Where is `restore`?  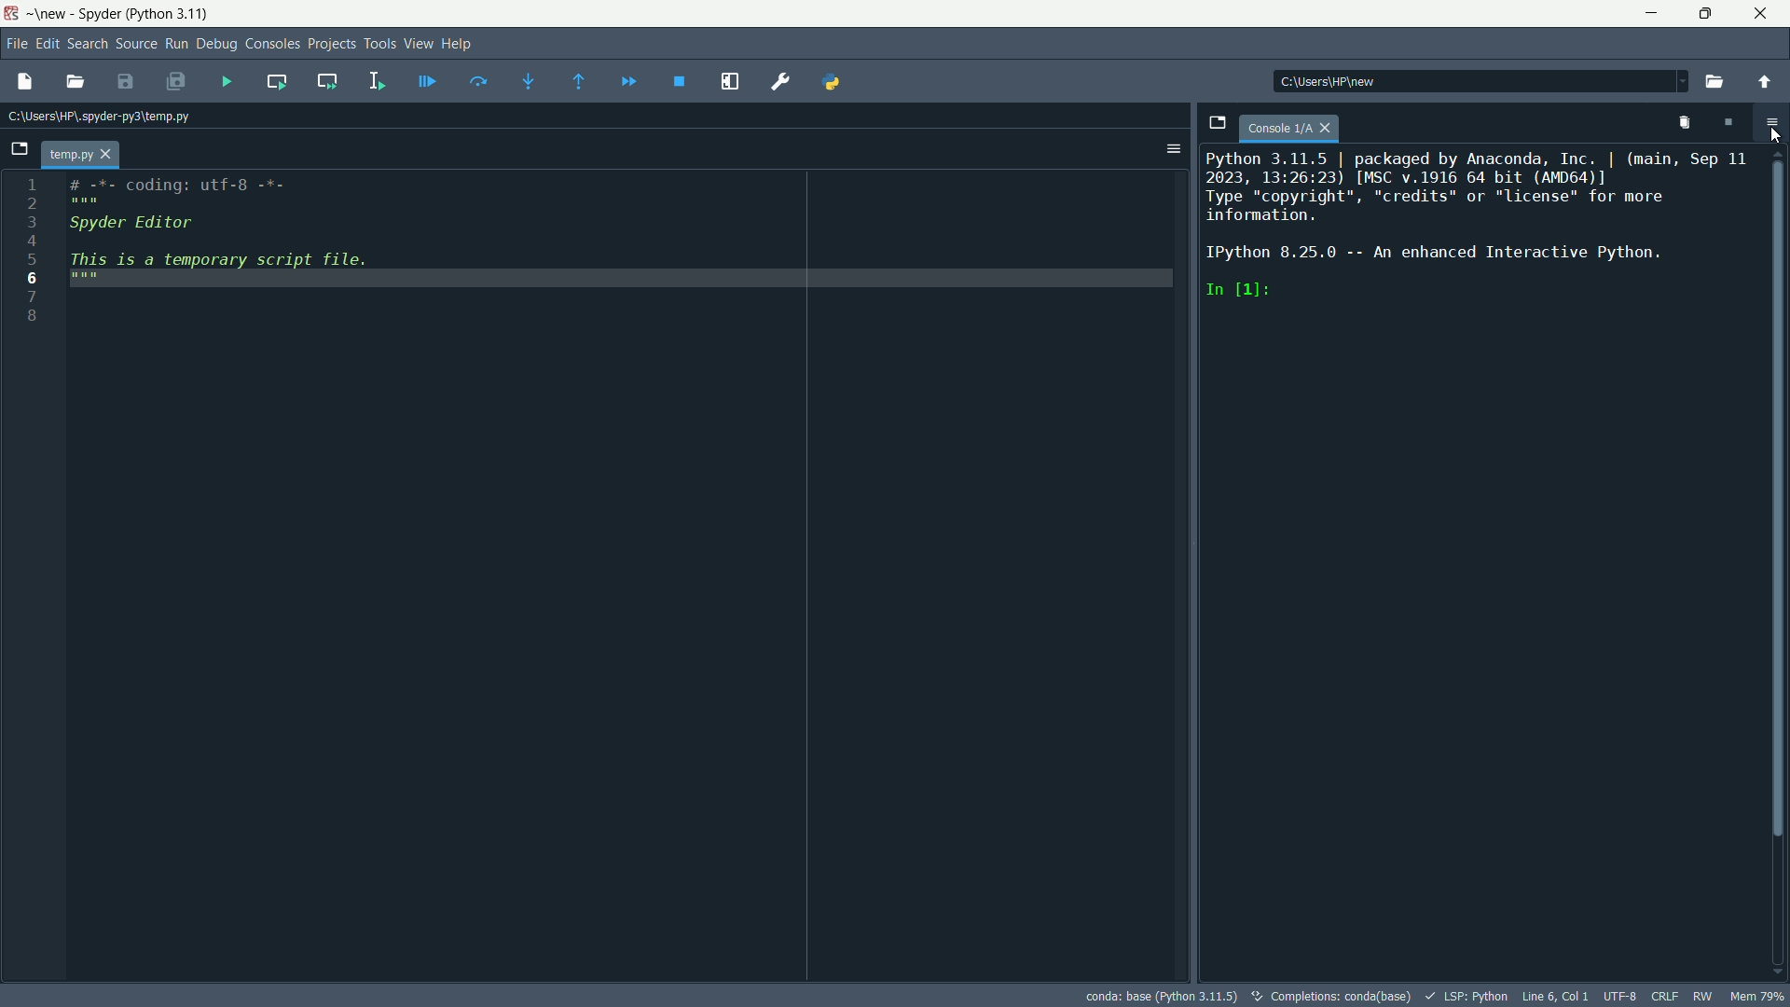 restore is located at coordinates (1705, 13).